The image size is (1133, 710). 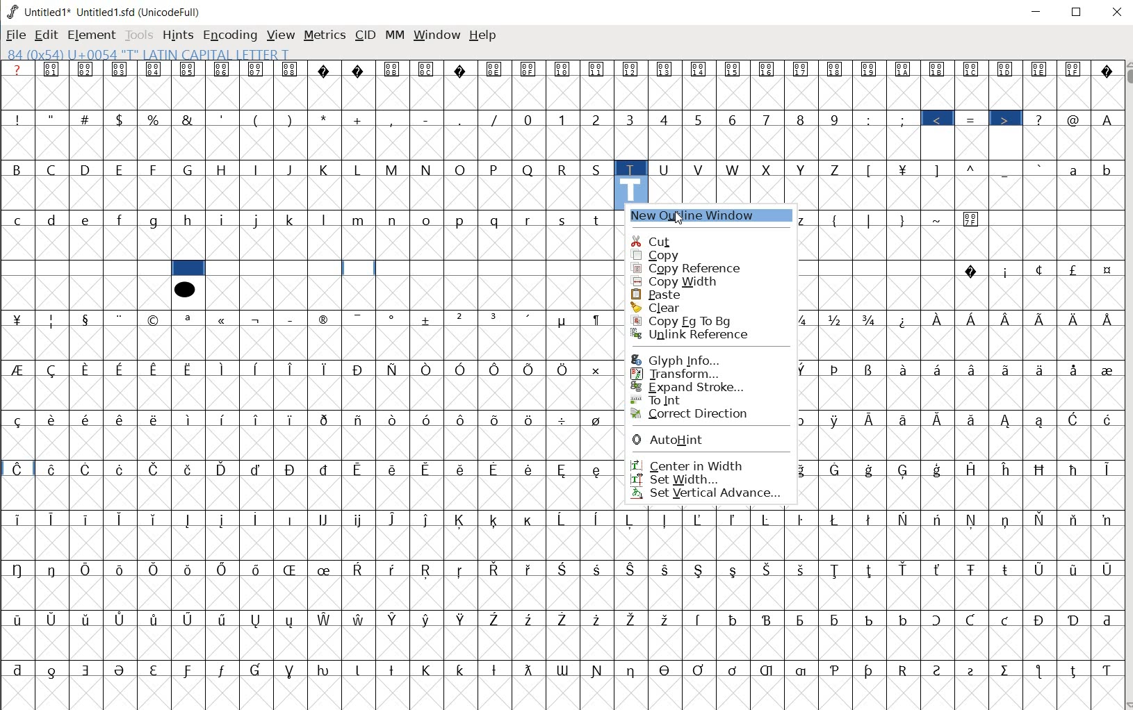 What do you see at coordinates (461, 419) in the screenshot?
I see `Symbol` at bounding box center [461, 419].